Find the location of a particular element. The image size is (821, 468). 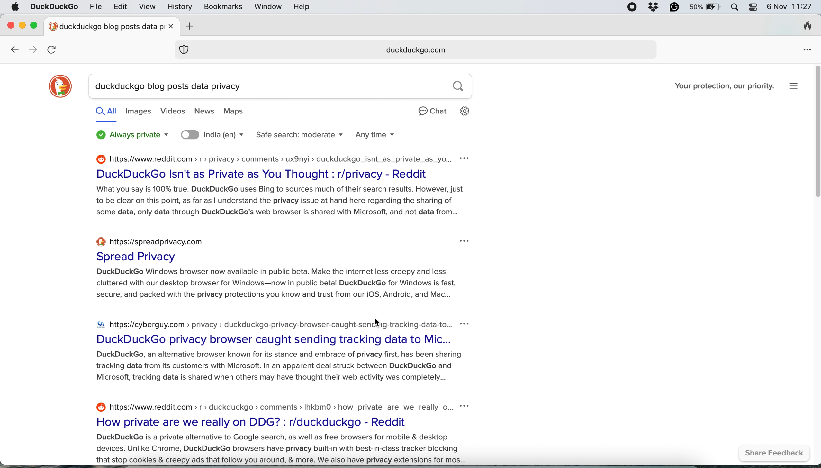

bookmarks is located at coordinates (222, 6).